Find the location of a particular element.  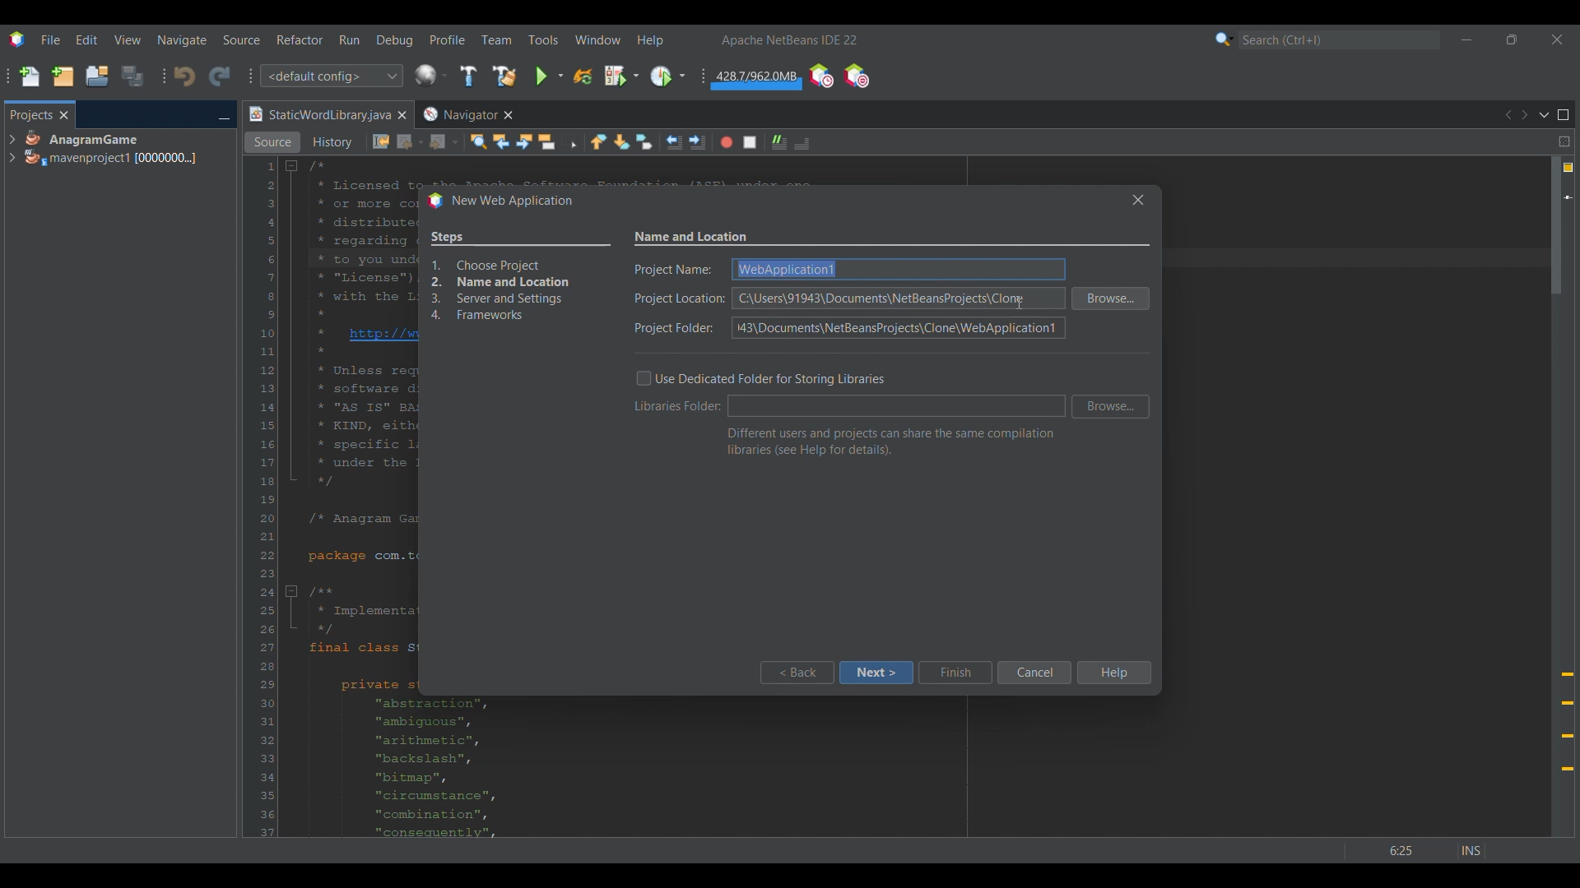

 is located at coordinates (1022, 303).